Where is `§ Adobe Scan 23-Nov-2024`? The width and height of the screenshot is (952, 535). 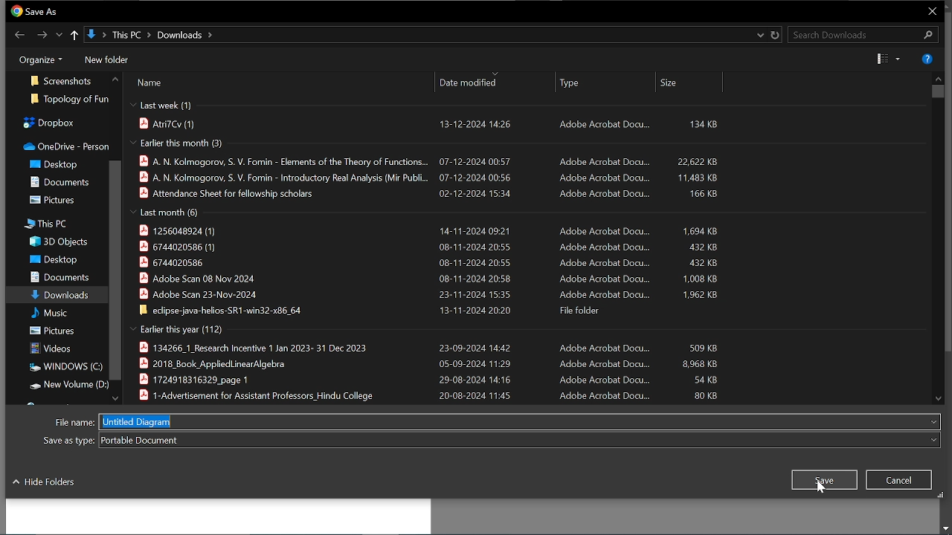
§ Adobe Scan 23-Nov-2024 is located at coordinates (199, 294).